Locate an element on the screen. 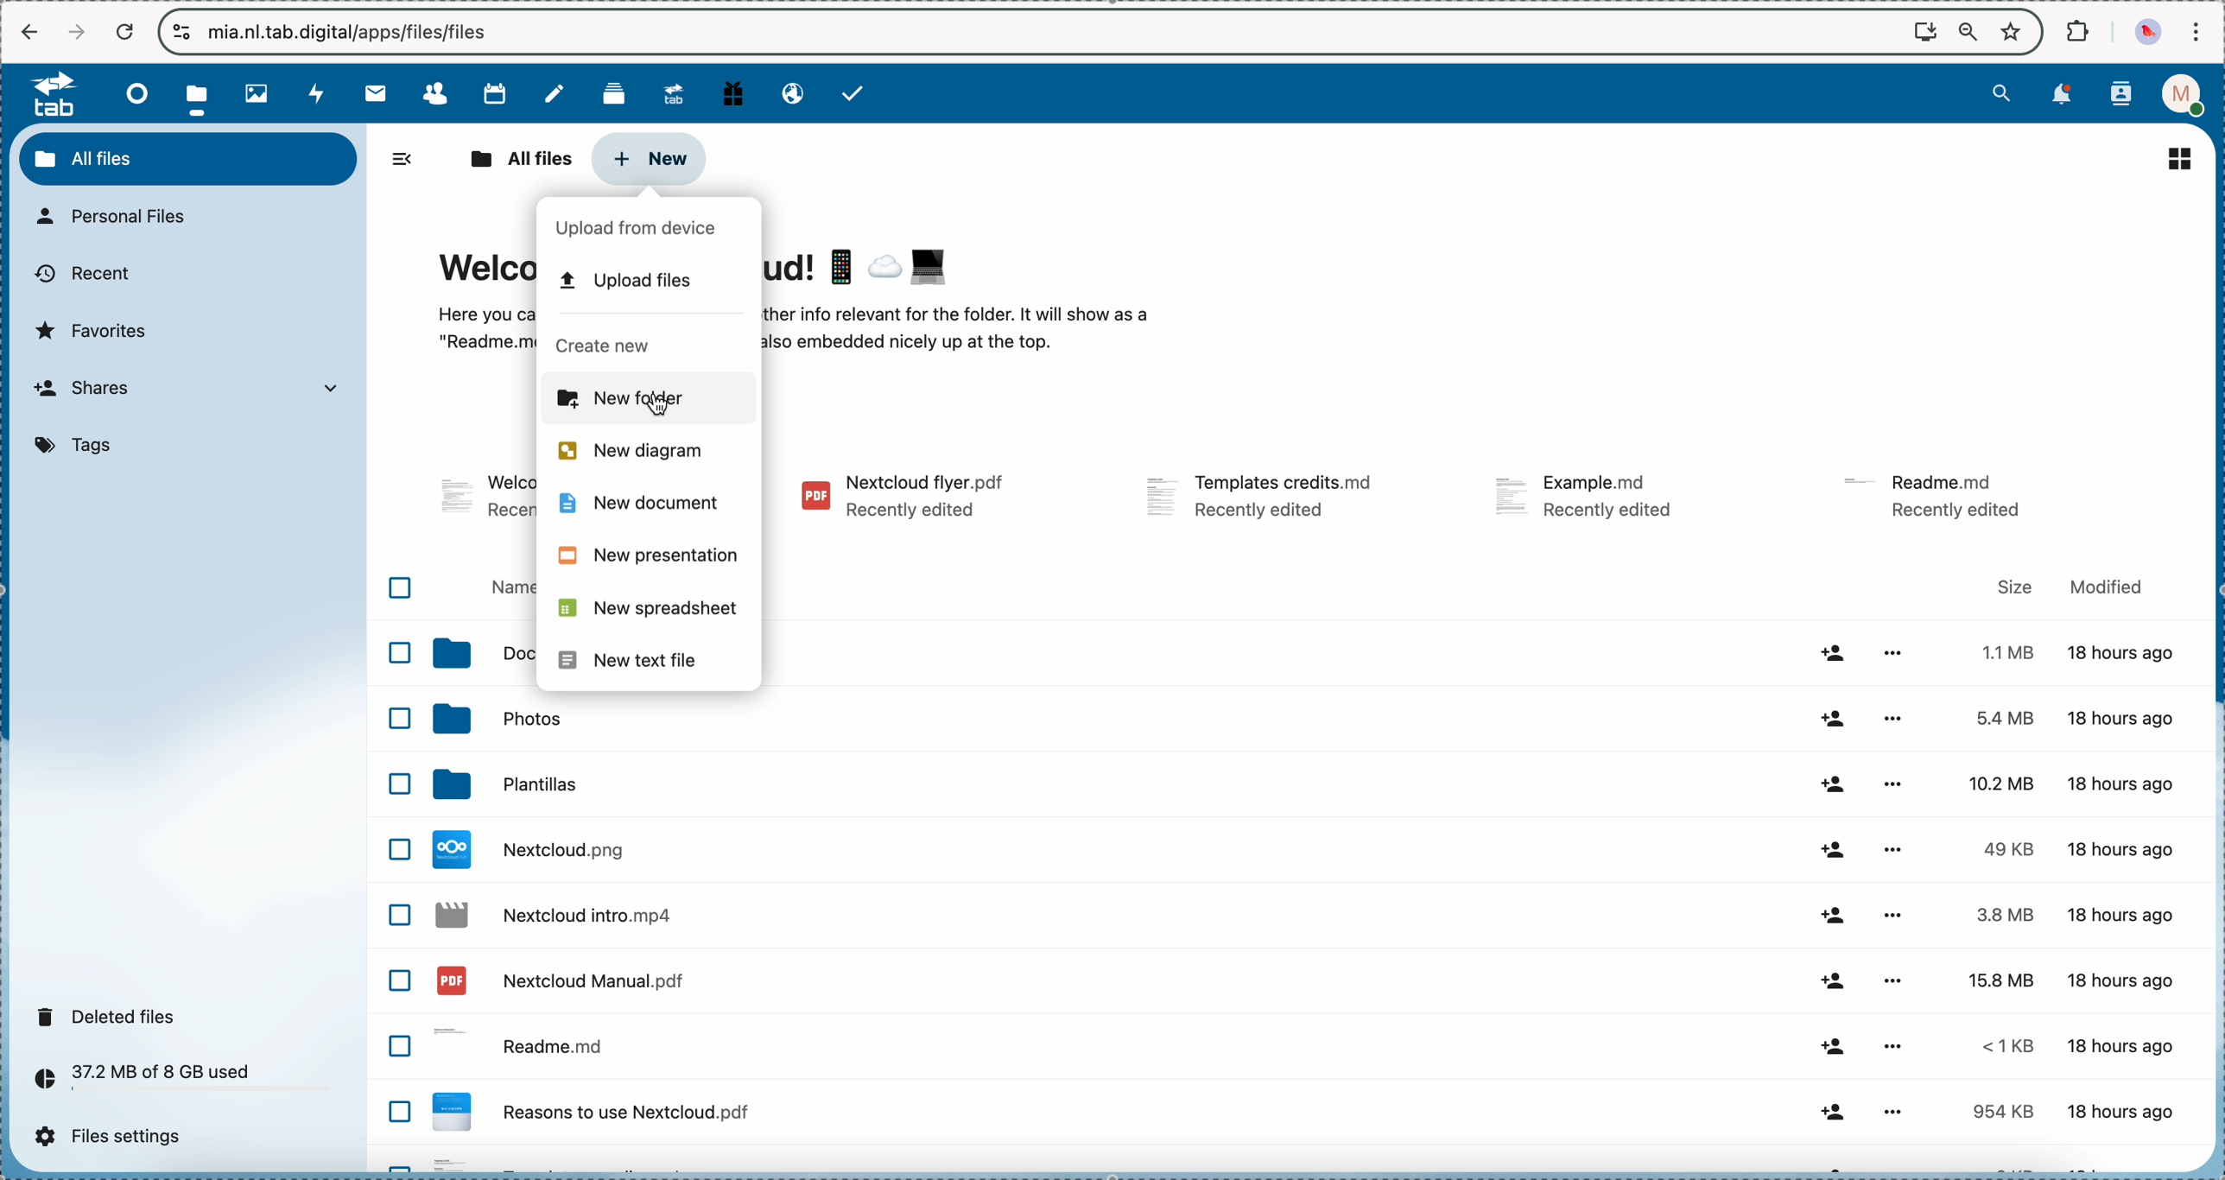  scroll bar is located at coordinates (2211, 459).